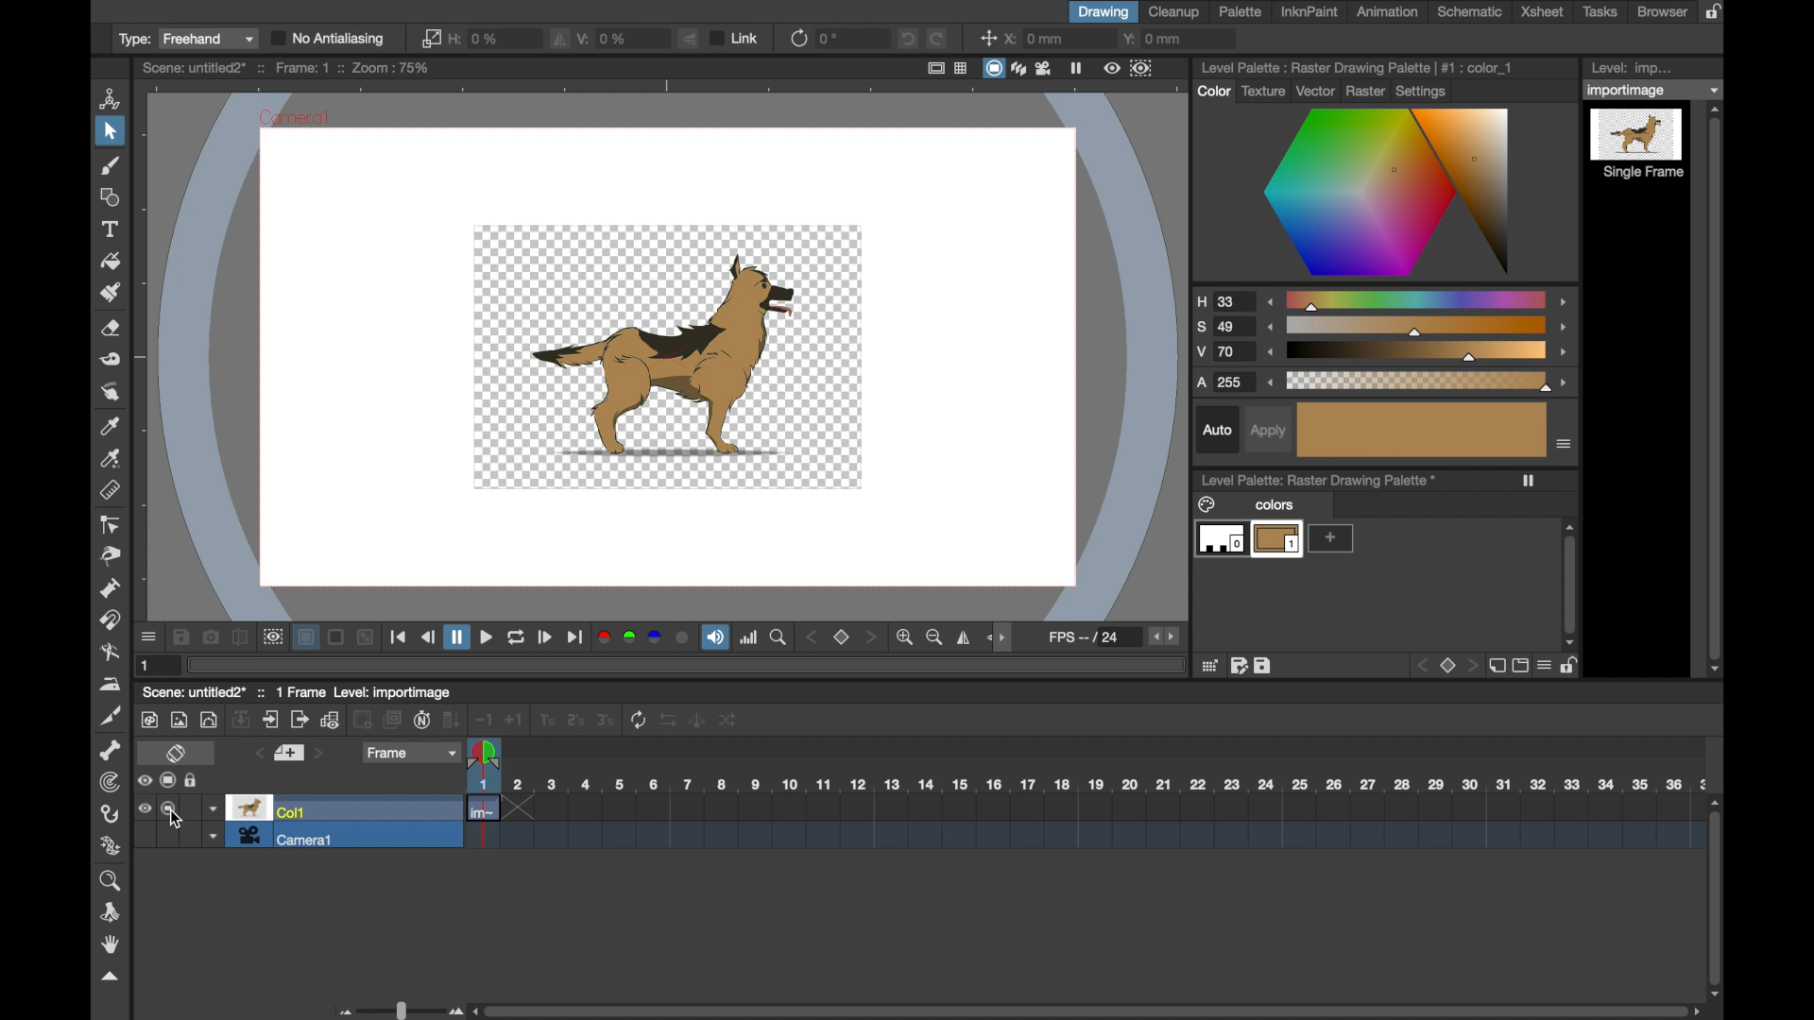  What do you see at coordinates (1213, 91) in the screenshot?
I see `color` at bounding box center [1213, 91].